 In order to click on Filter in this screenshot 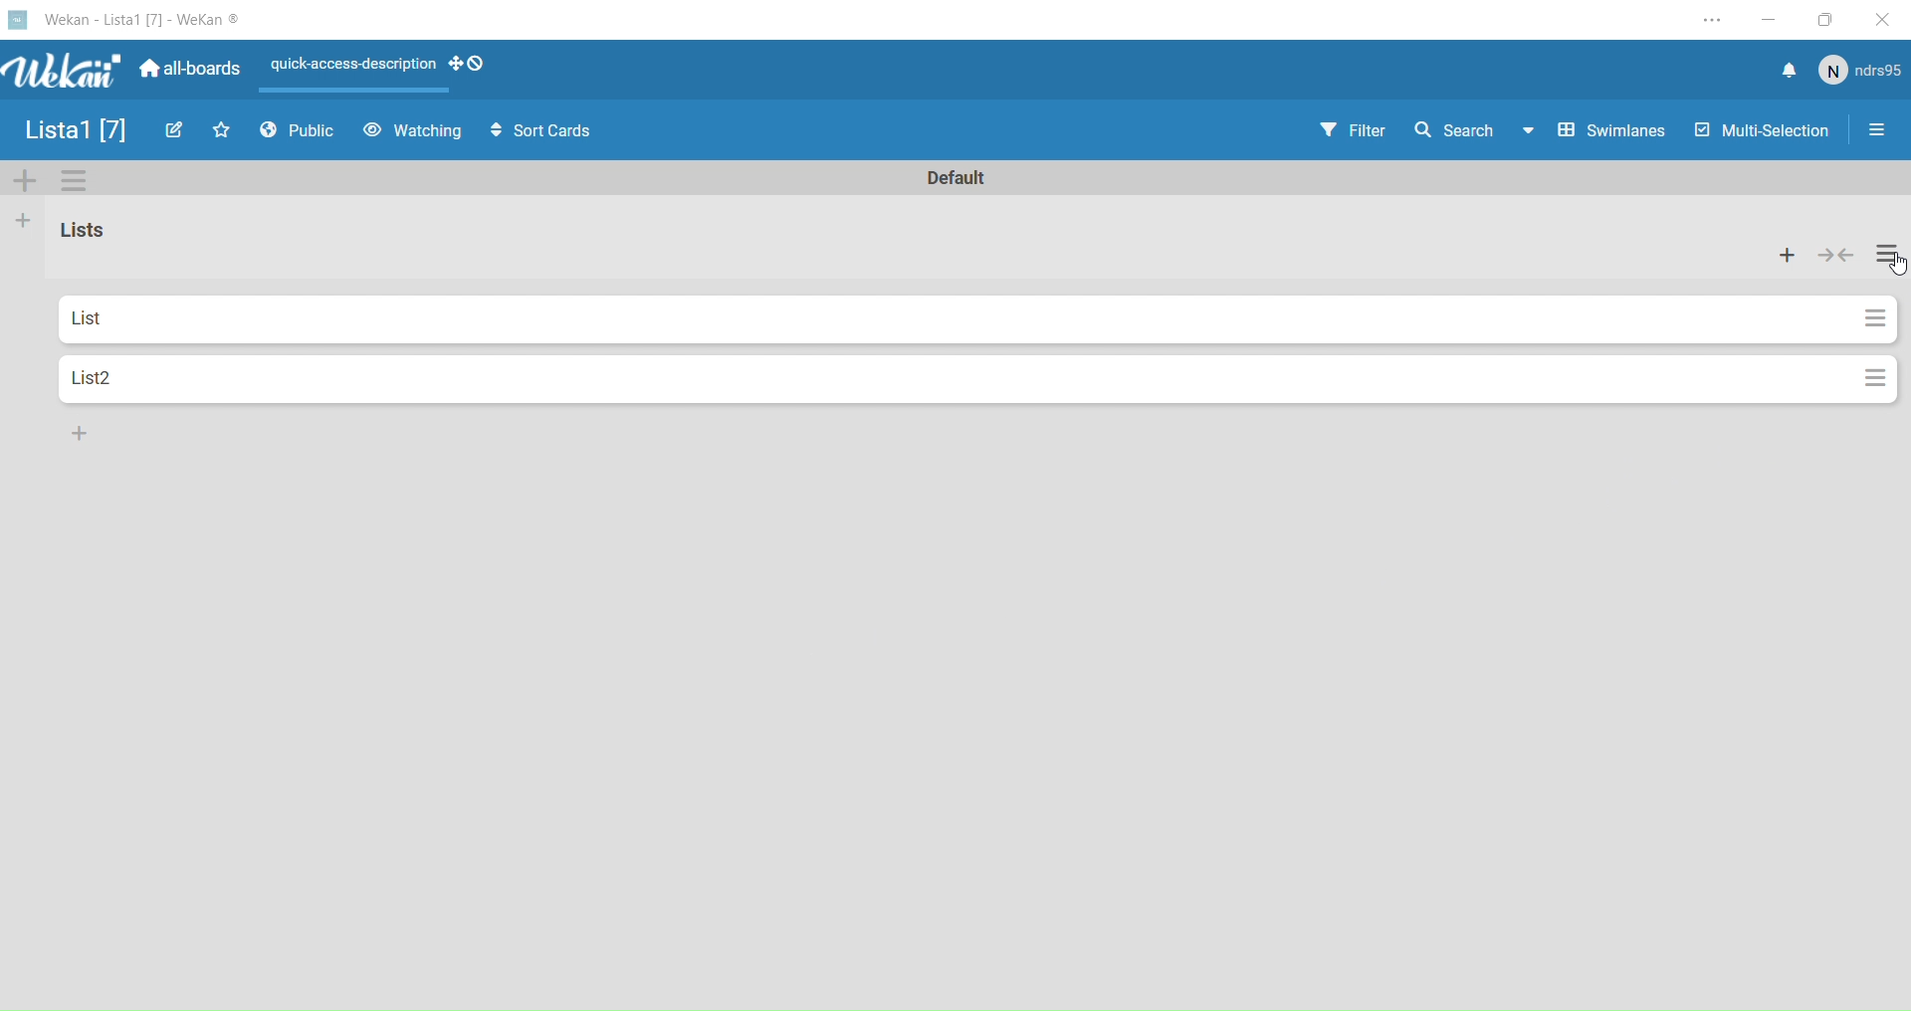, I will do `click(1351, 130)`.